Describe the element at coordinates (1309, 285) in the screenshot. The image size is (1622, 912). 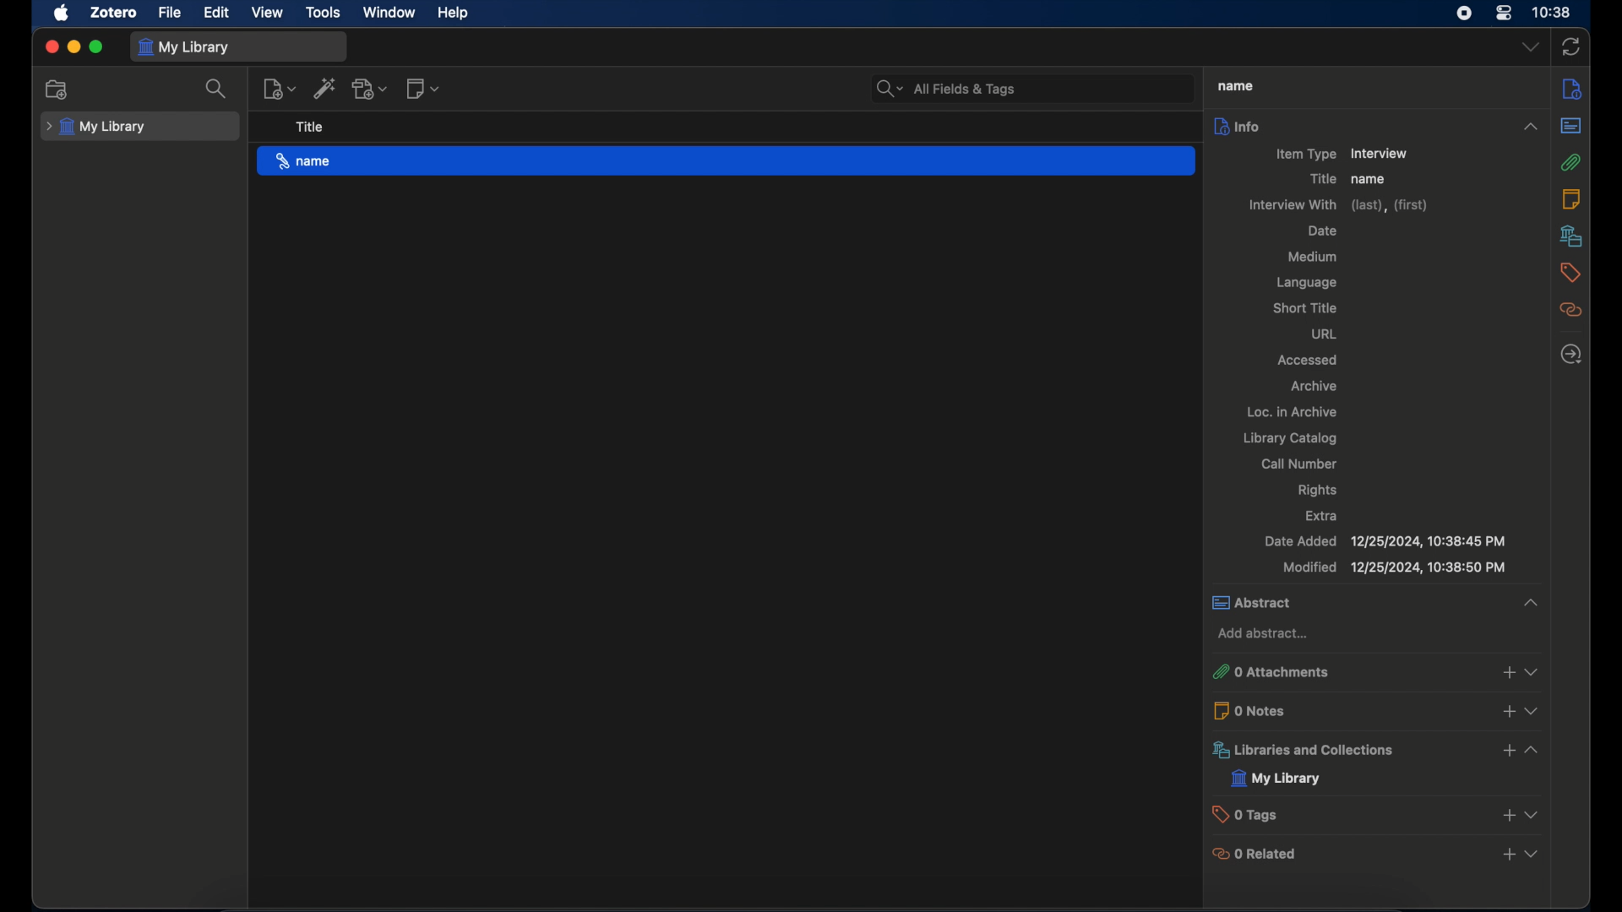
I see `language` at that location.